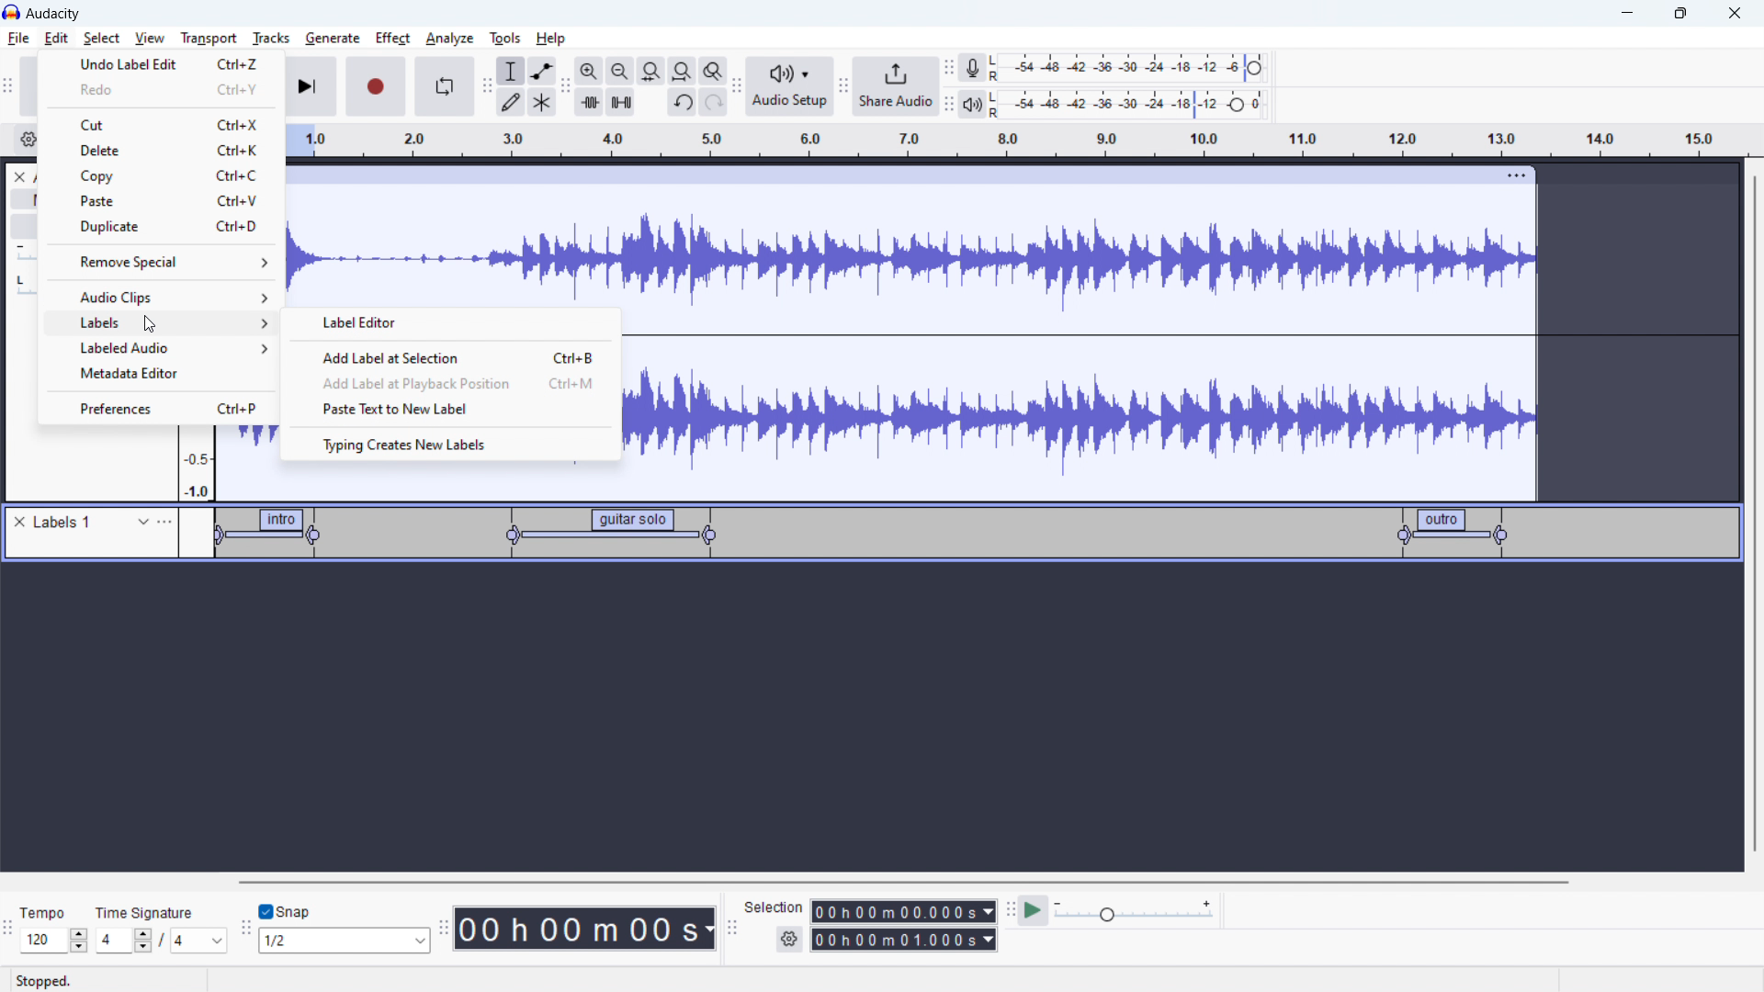 This screenshot has width=1764, height=992. What do you see at coordinates (590, 101) in the screenshot?
I see `trim audio outside selection` at bounding box center [590, 101].